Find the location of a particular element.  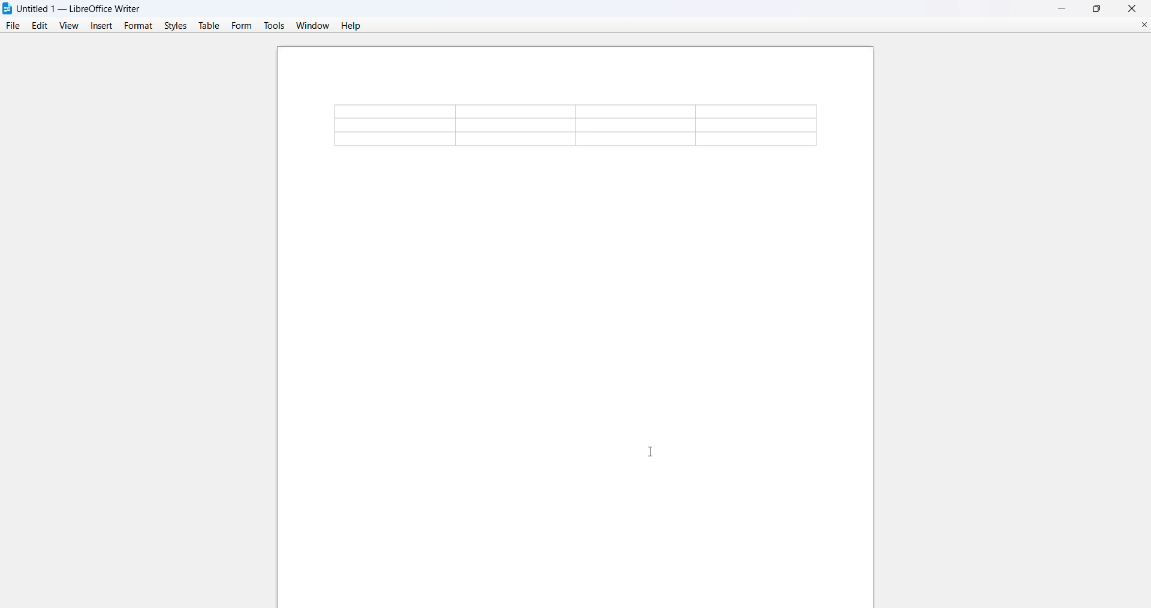

file is located at coordinates (11, 26).